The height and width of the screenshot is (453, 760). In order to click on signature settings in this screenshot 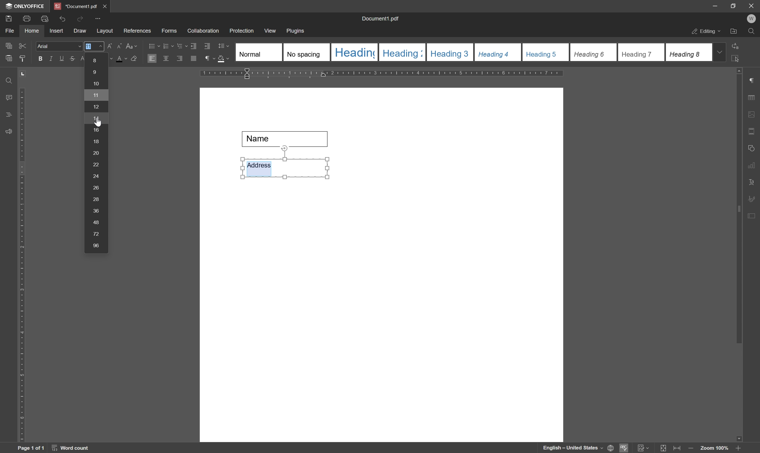, I will do `click(753, 199)`.